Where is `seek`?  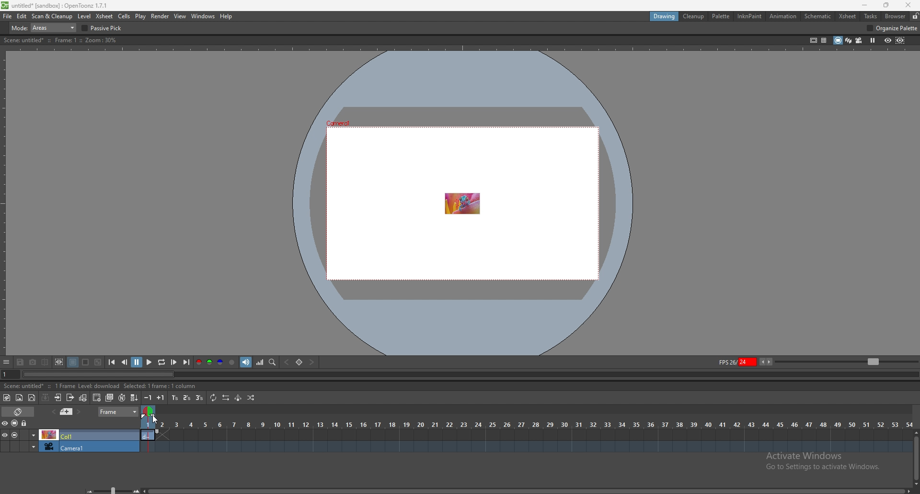
seek is located at coordinates (469, 375).